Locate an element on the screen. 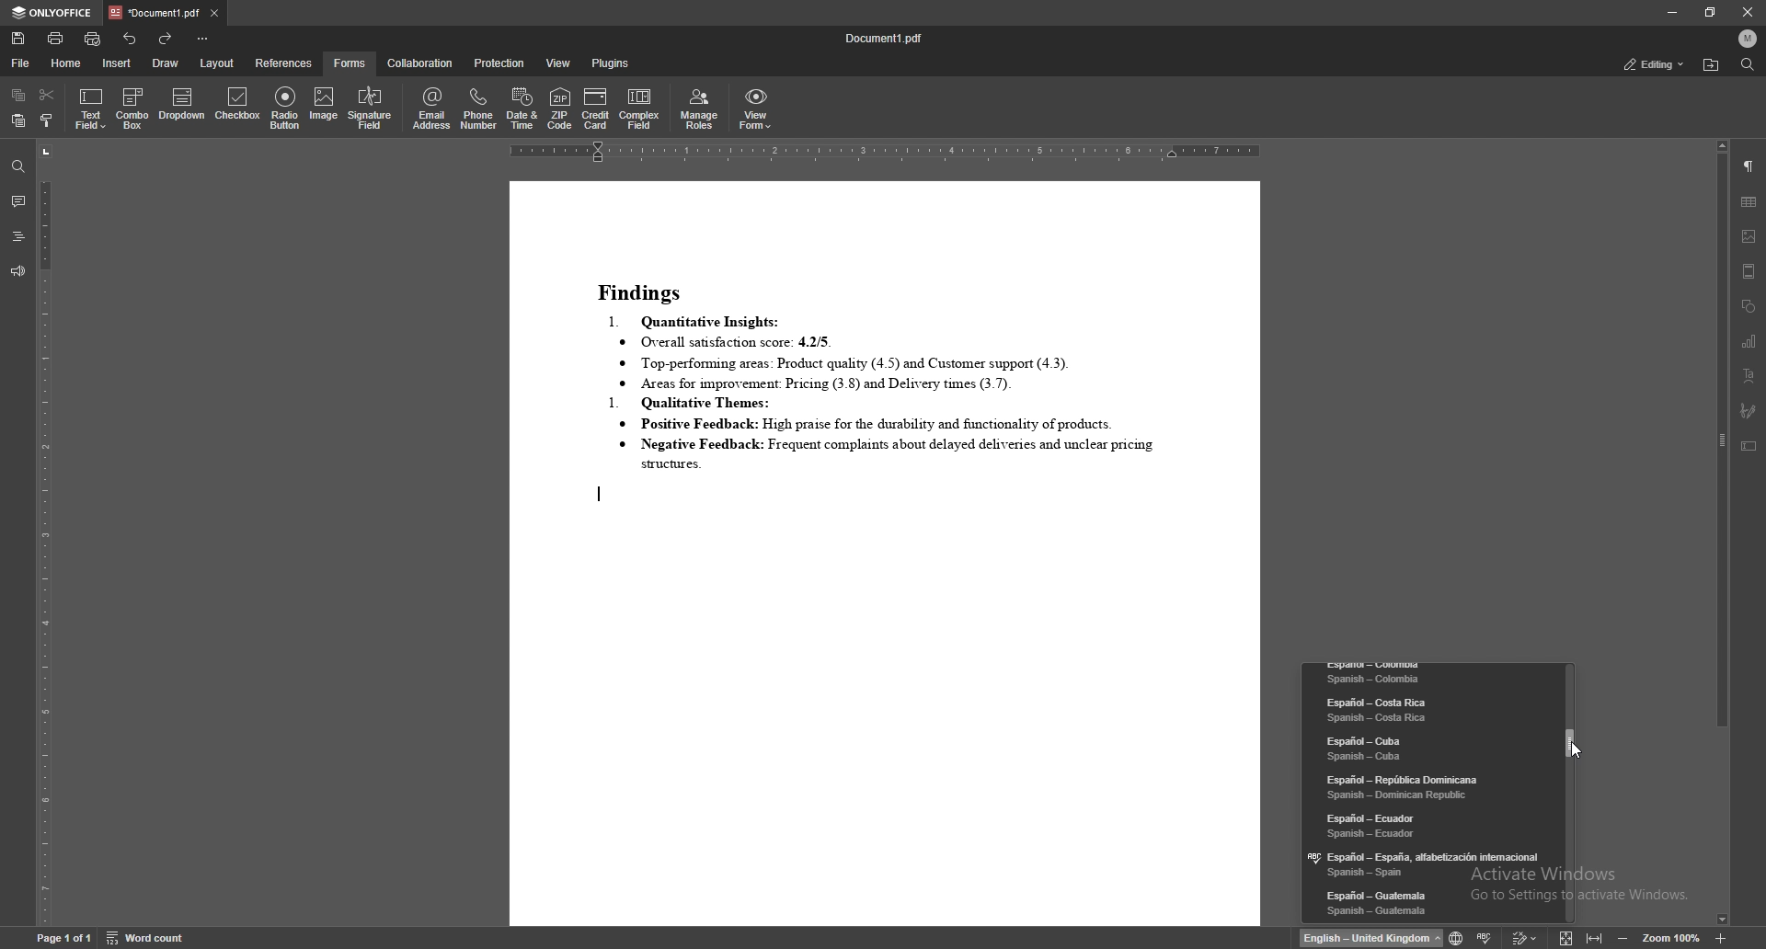 This screenshot has height=949, width=1766. shapes is located at coordinates (1749, 307).